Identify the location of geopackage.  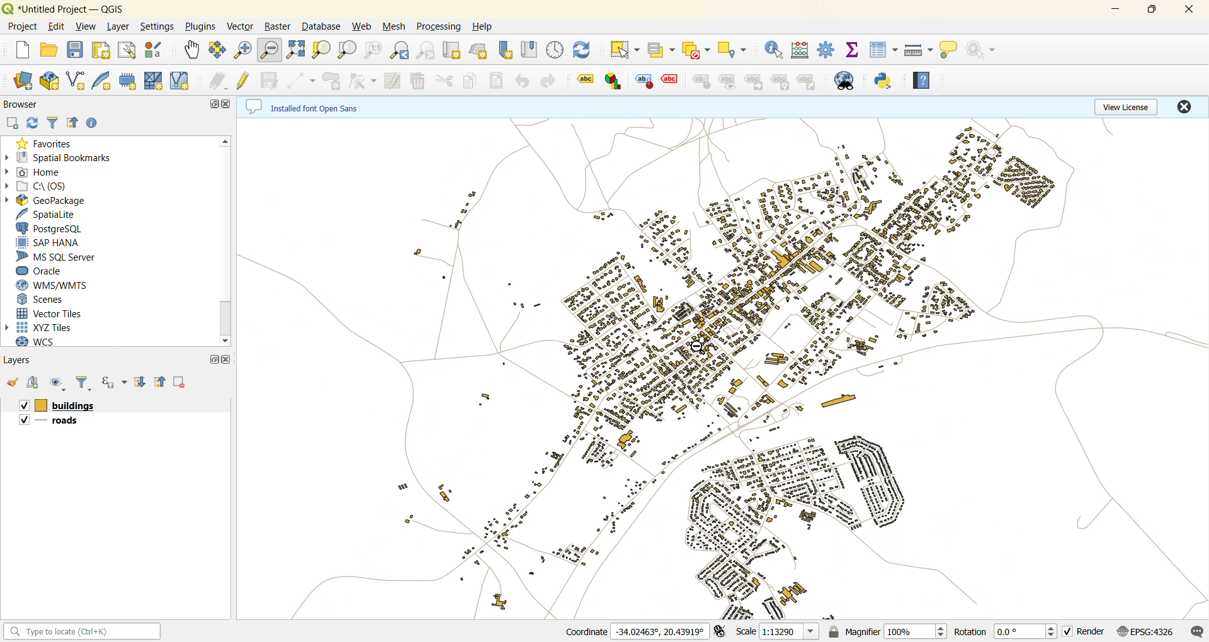
(48, 200).